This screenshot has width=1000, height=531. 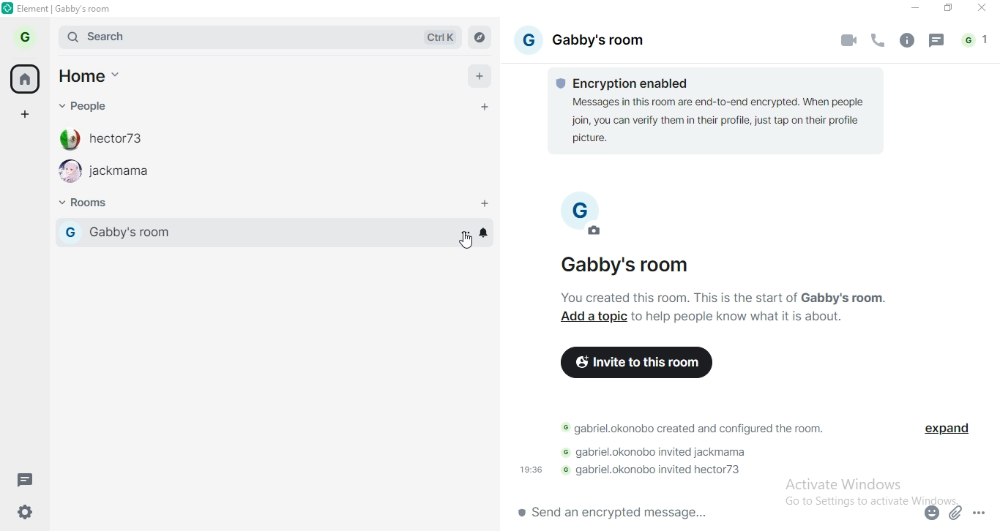 What do you see at coordinates (479, 76) in the screenshot?
I see `add` at bounding box center [479, 76].